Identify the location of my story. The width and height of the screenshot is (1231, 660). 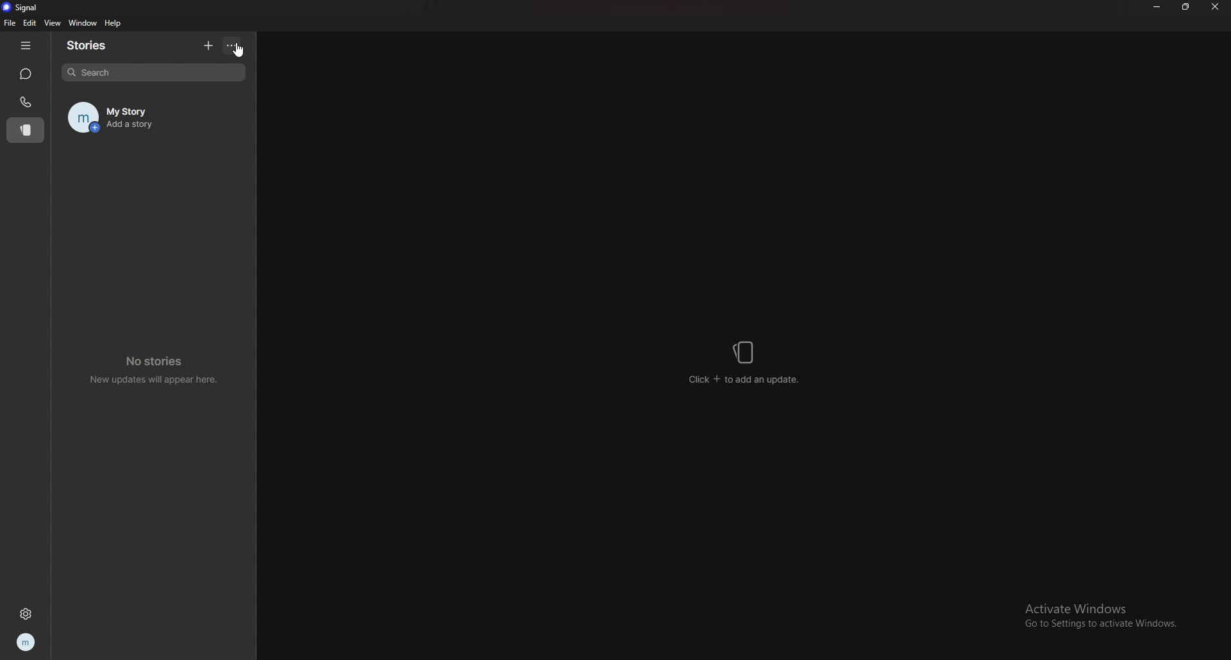
(171, 108).